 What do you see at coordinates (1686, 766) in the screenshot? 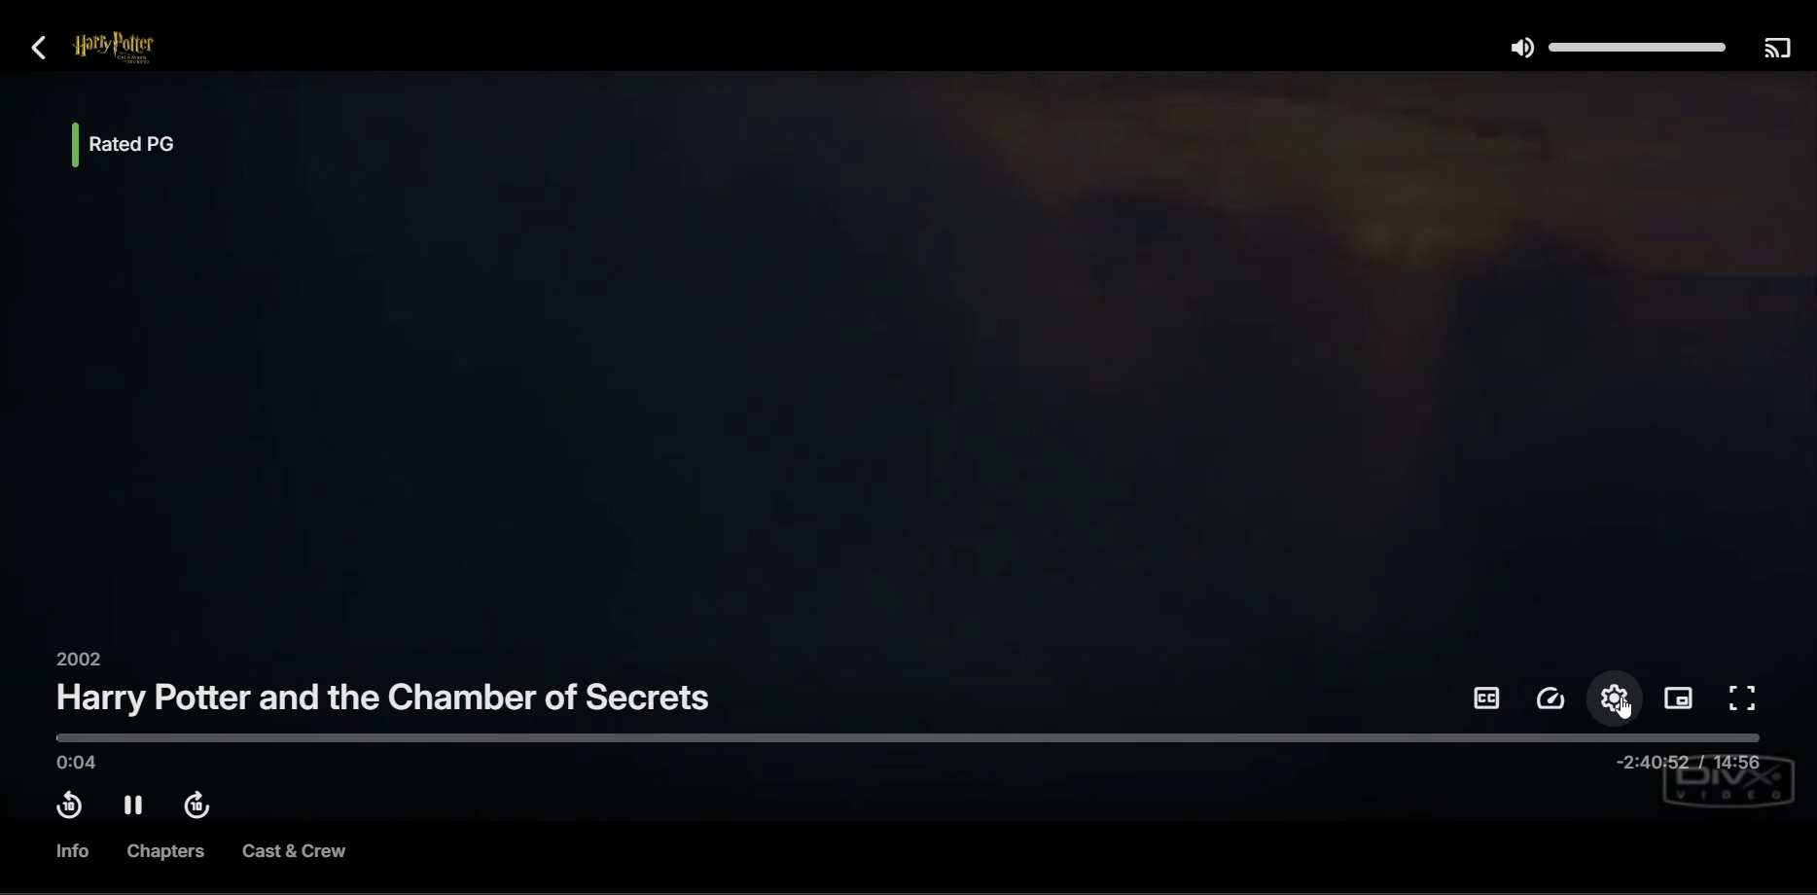
I see `Remaining Time` at bounding box center [1686, 766].